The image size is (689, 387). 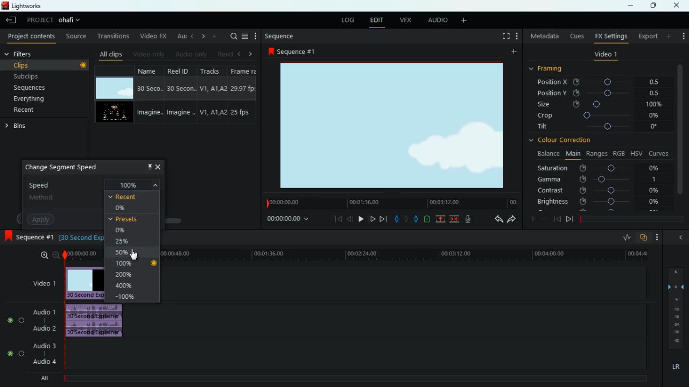 I want to click on gamma, so click(x=602, y=178).